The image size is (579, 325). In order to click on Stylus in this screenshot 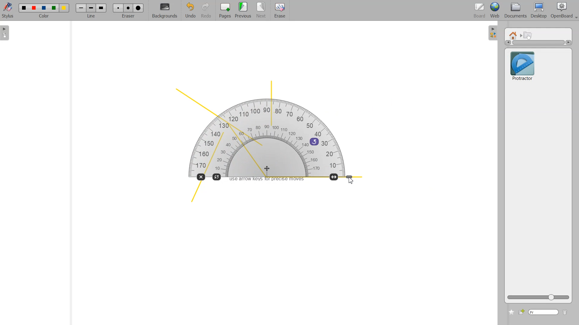, I will do `click(8, 10)`.